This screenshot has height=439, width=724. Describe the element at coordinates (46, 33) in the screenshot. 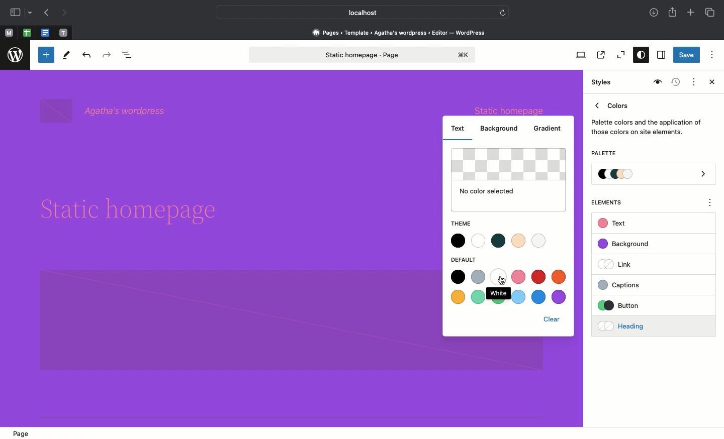

I see `Pinned tab` at that location.